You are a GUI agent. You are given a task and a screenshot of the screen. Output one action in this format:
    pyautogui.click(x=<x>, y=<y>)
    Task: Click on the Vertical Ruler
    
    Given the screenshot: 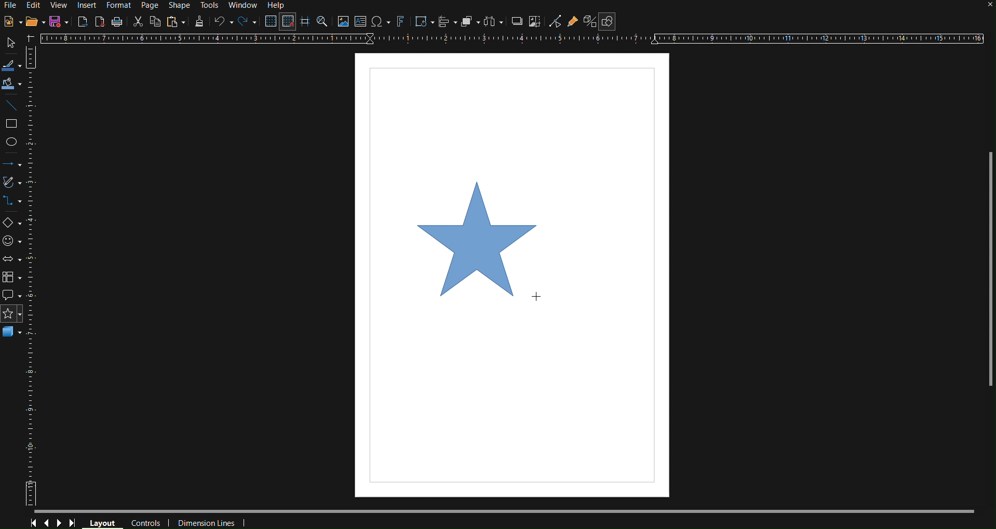 What is the action you would take?
    pyautogui.click(x=35, y=275)
    